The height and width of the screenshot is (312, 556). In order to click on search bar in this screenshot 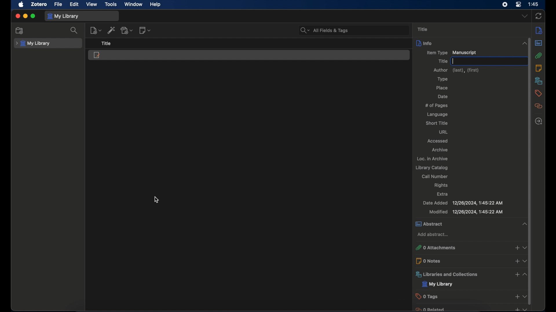, I will do `click(324, 31)`.